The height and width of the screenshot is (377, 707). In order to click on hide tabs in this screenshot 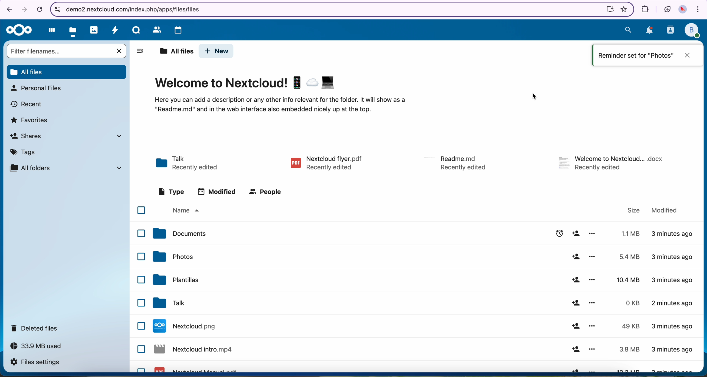, I will do `click(141, 52)`.